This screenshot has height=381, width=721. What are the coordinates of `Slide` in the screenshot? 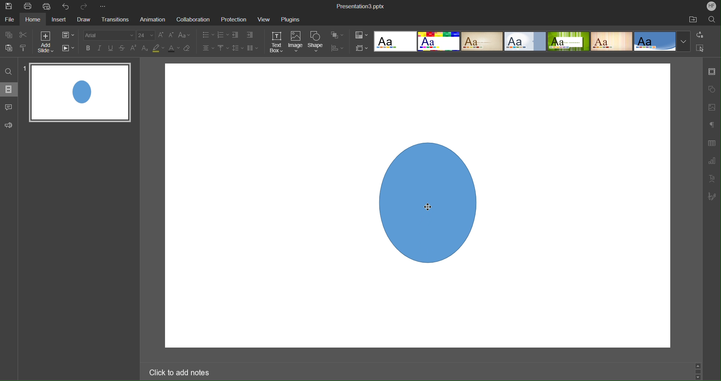 It's located at (80, 92).